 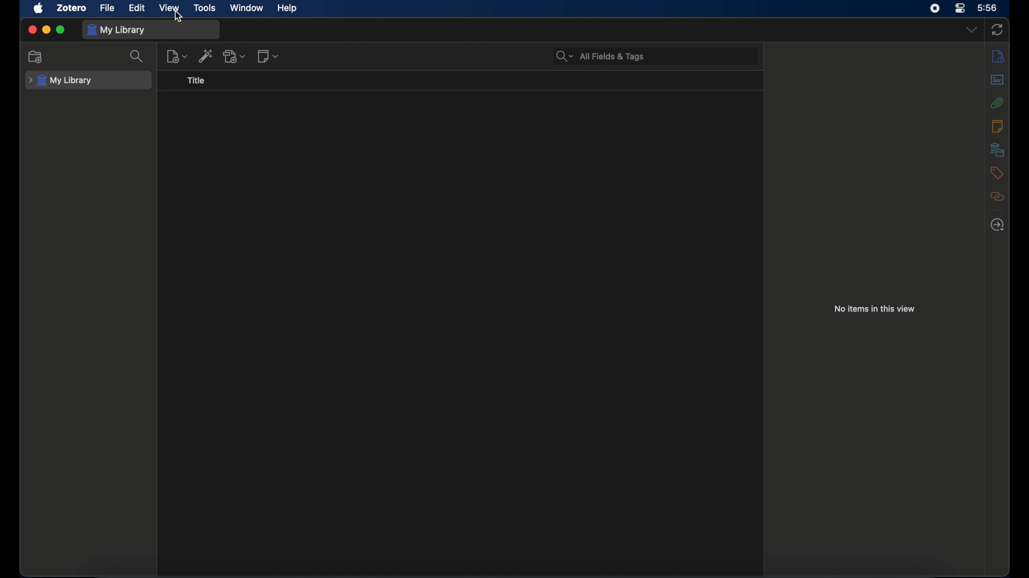 What do you see at coordinates (118, 29) in the screenshot?
I see `my library` at bounding box center [118, 29].